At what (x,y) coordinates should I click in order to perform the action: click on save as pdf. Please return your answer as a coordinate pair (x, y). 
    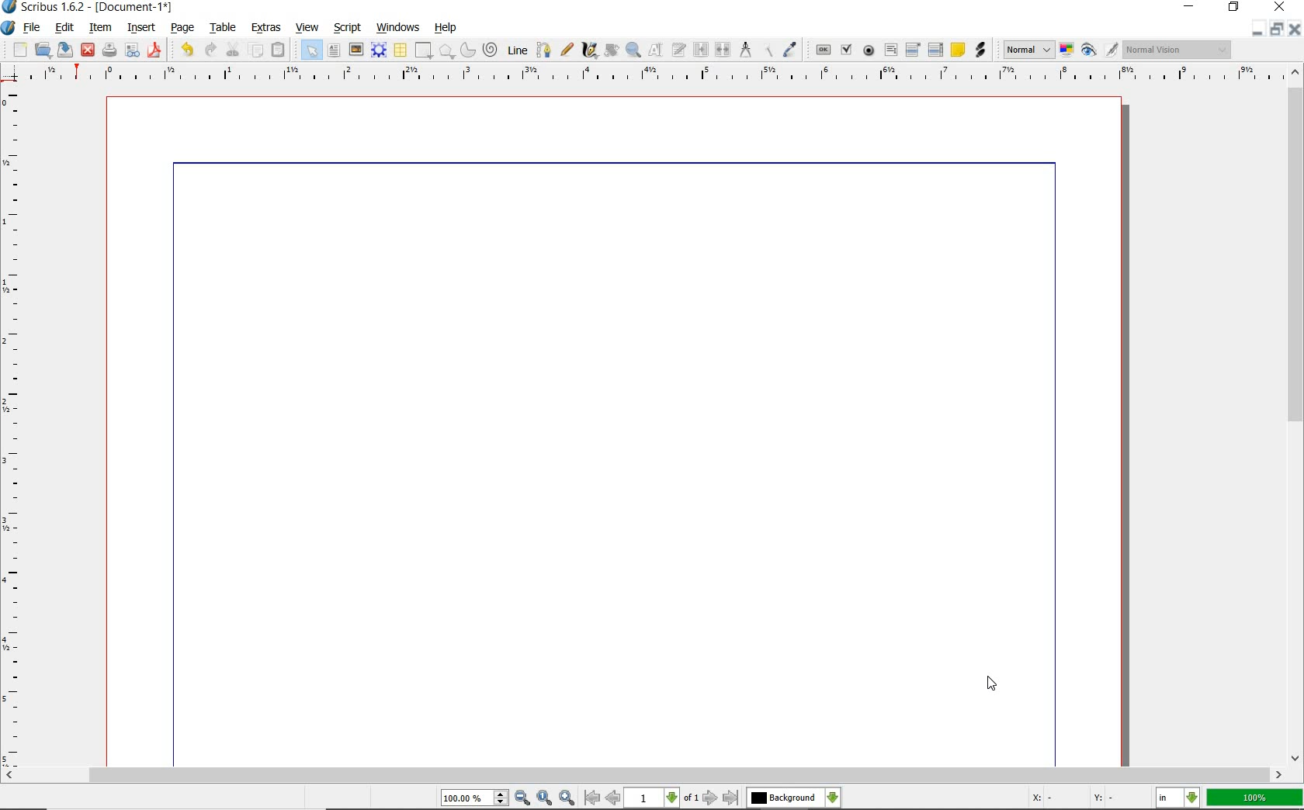
    Looking at the image, I should click on (154, 52).